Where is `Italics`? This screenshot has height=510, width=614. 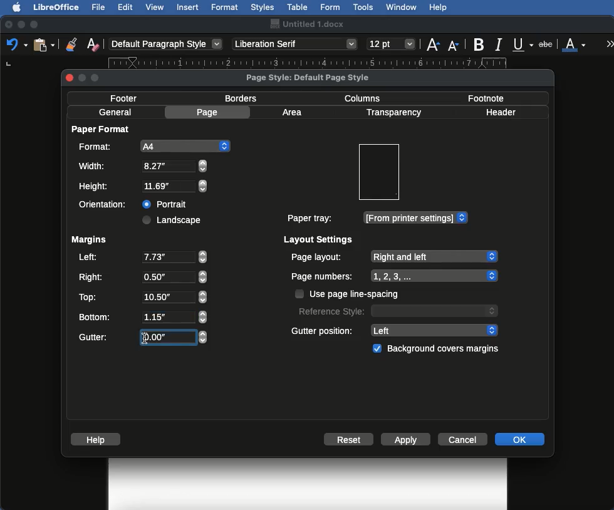
Italics is located at coordinates (501, 43).